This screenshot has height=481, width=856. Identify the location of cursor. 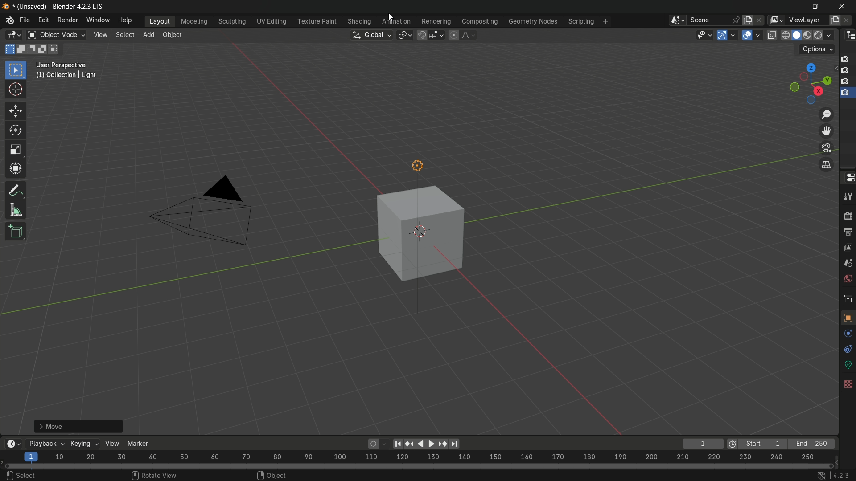
(16, 91).